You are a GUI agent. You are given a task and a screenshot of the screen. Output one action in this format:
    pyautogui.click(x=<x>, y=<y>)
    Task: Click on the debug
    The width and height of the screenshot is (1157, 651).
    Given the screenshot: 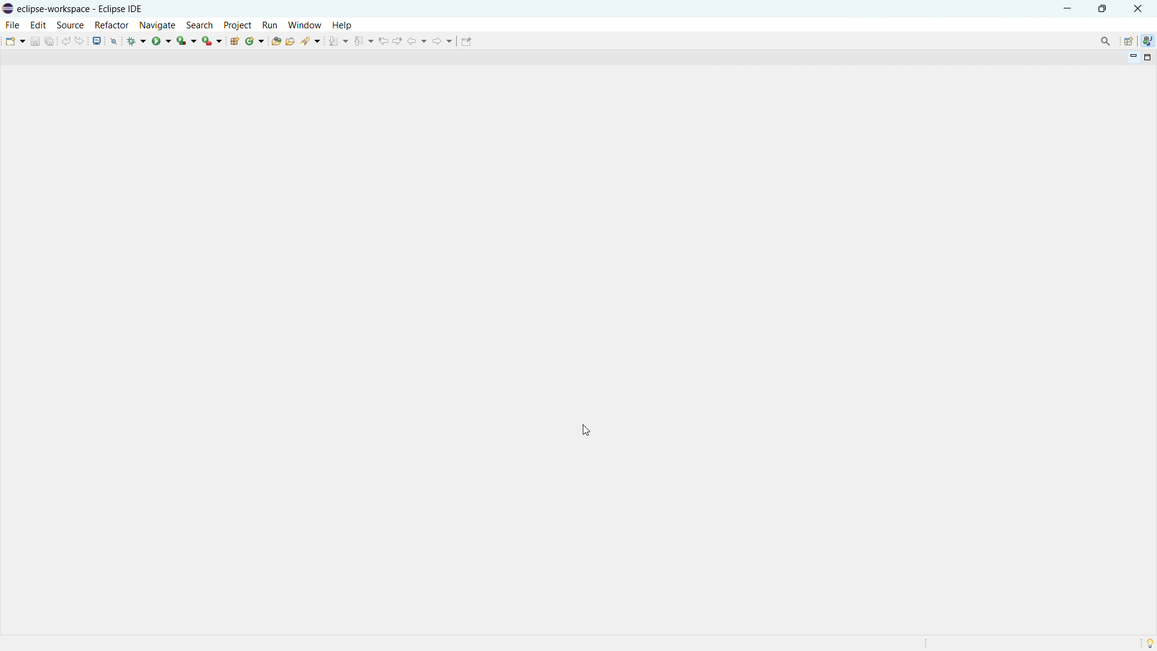 What is the action you would take?
    pyautogui.click(x=137, y=40)
    